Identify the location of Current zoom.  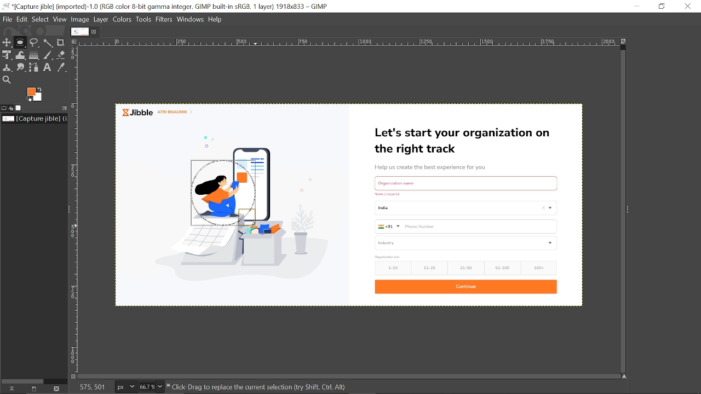
(146, 387).